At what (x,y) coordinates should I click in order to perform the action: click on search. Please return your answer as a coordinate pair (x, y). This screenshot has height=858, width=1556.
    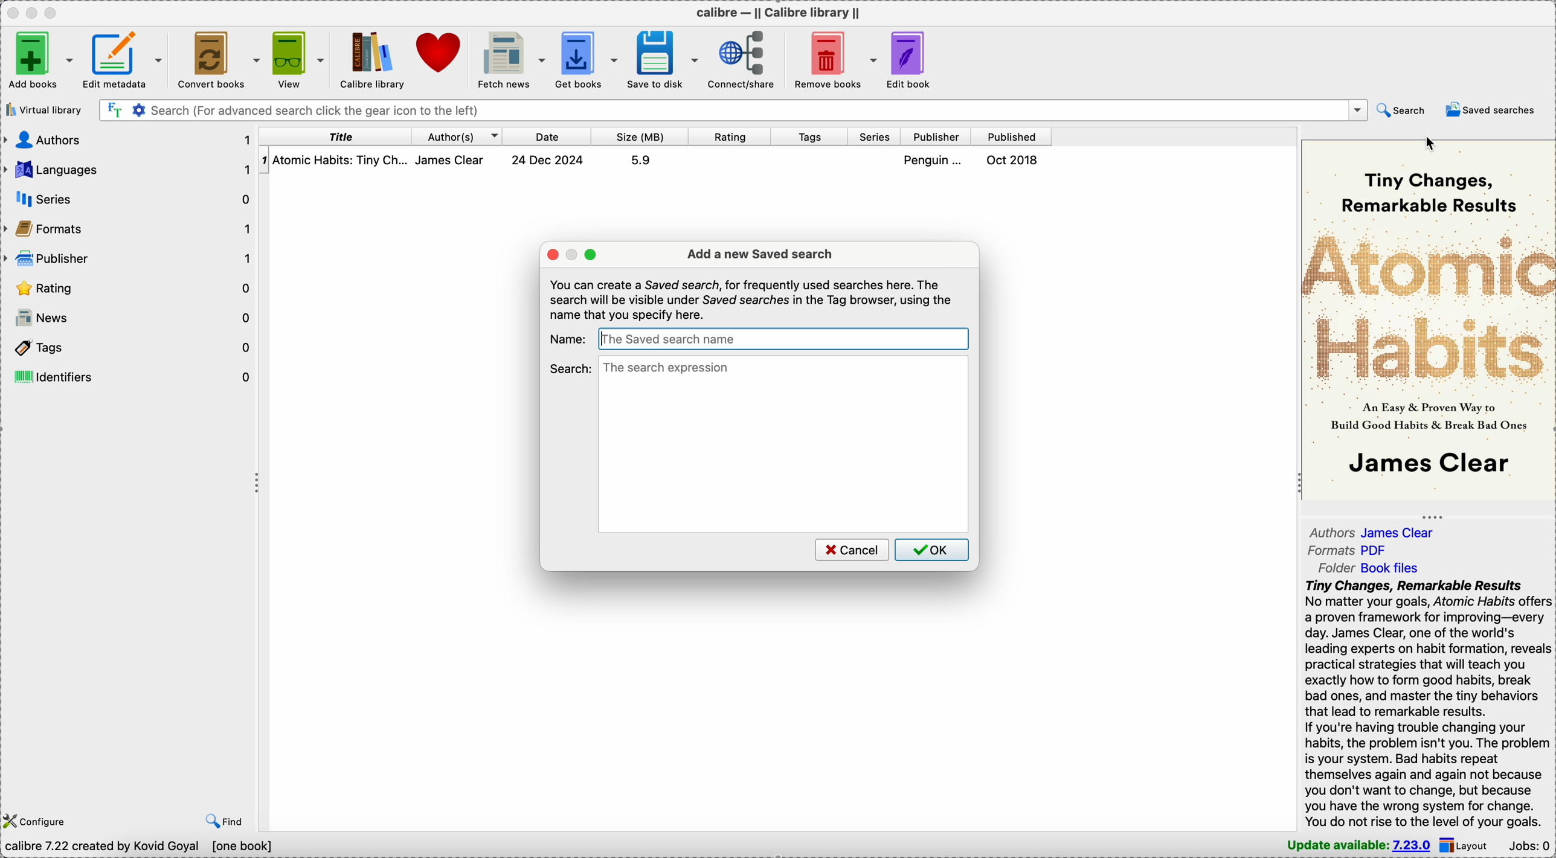
    Looking at the image, I should click on (571, 368).